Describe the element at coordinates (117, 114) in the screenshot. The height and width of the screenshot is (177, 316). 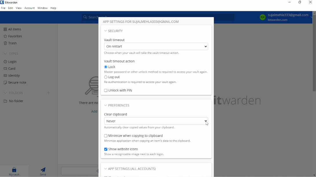
I see `Clear clipboard` at that location.